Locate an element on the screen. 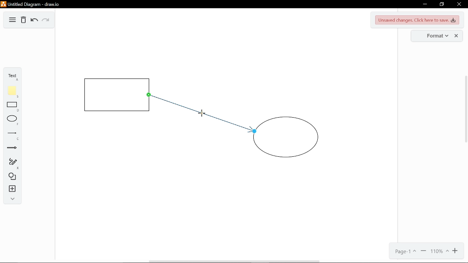  Circle shape is located at coordinates (288, 139).